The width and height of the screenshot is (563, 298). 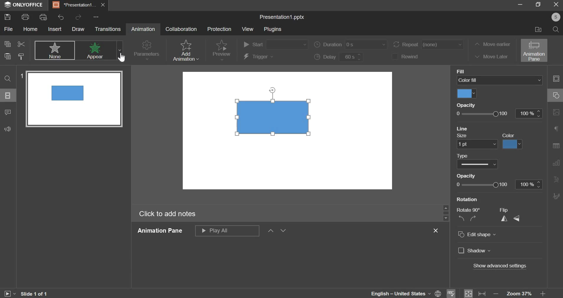 I want to click on Animation Pane, so click(x=556, y=144).